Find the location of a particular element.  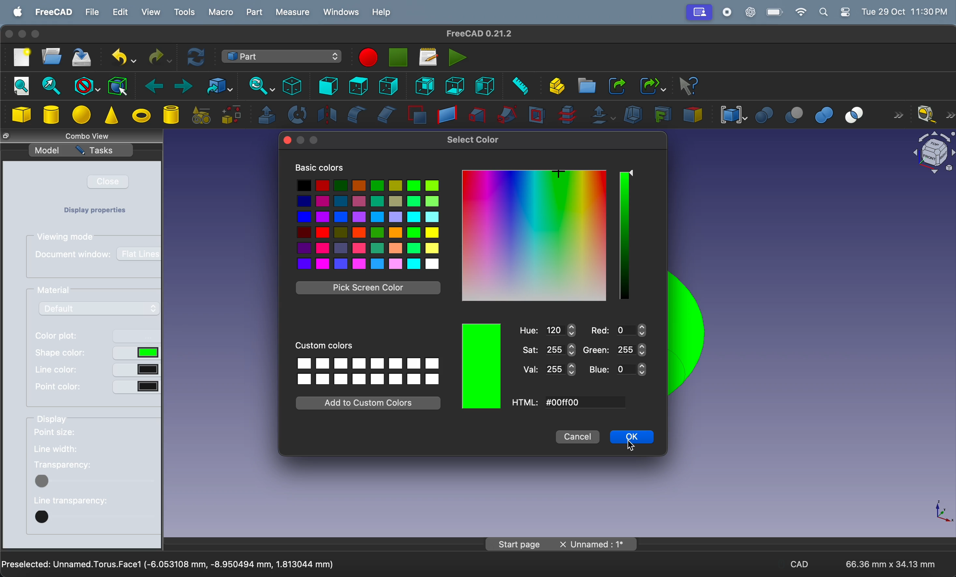

isometric view is located at coordinates (293, 85).